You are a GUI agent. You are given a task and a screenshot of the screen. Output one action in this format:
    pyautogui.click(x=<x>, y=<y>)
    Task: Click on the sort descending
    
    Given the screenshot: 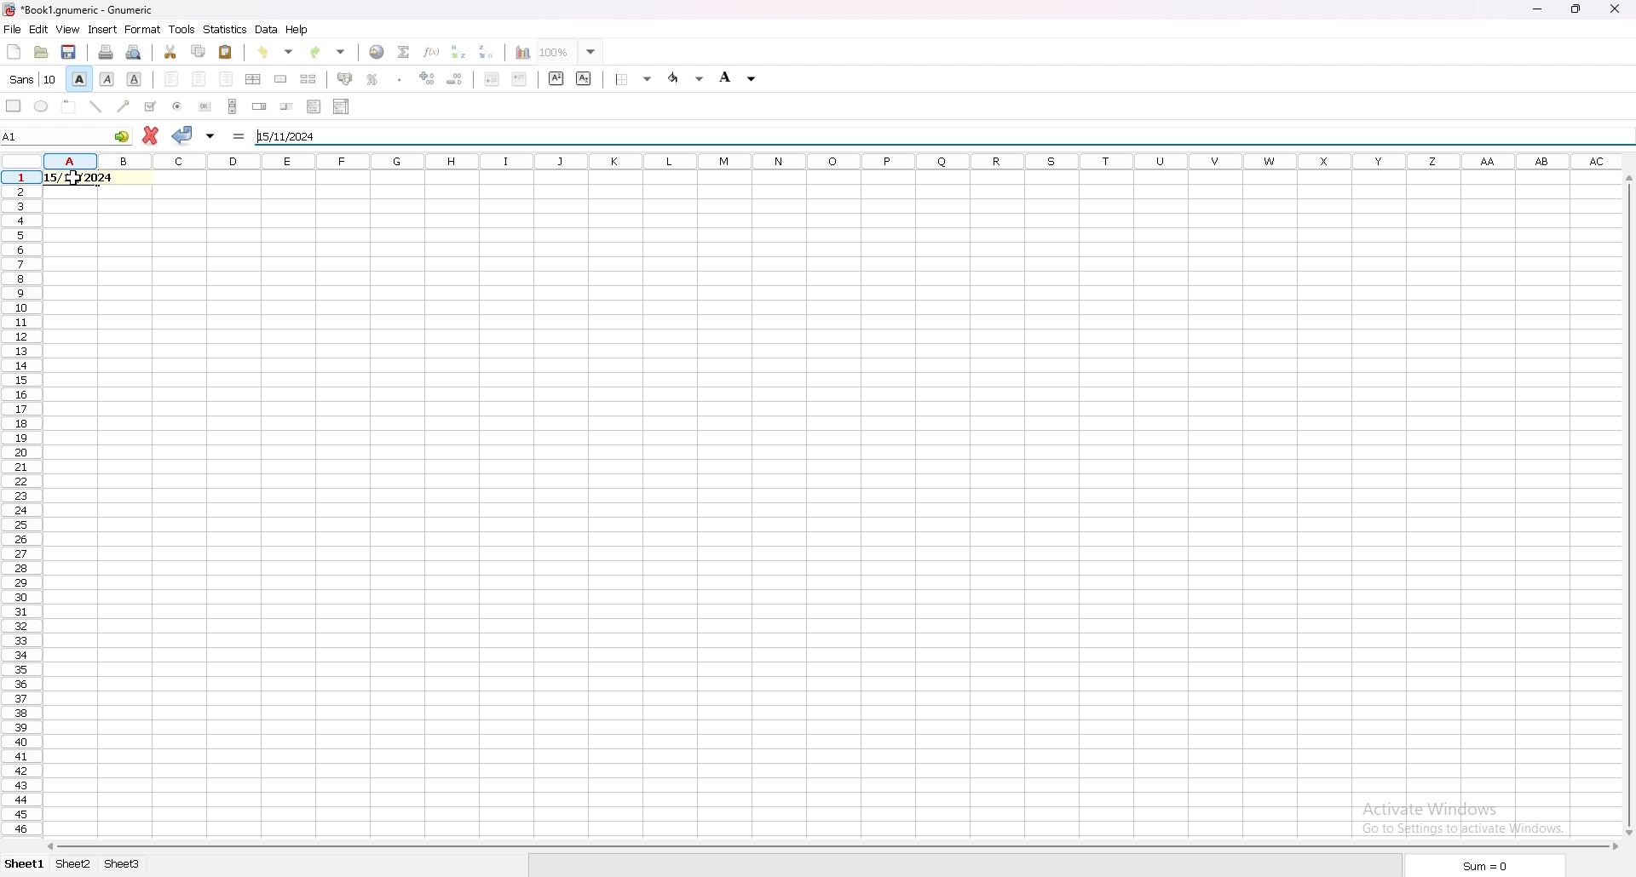 What is the action you would take?
    pyautogui.click(x=486, y=52)
    